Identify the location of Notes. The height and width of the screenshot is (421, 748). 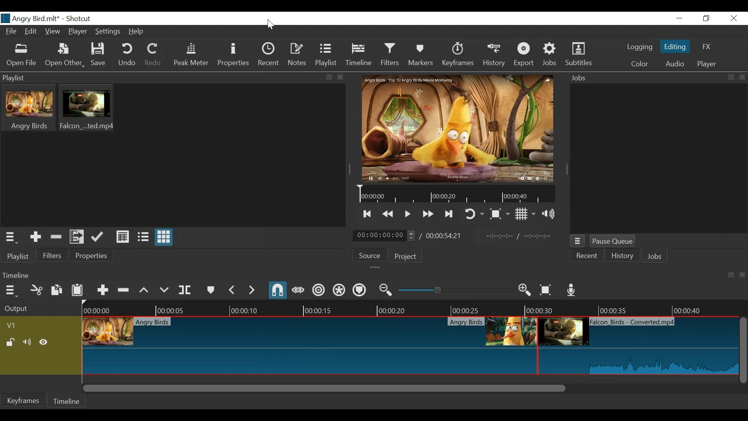
(298, 55).